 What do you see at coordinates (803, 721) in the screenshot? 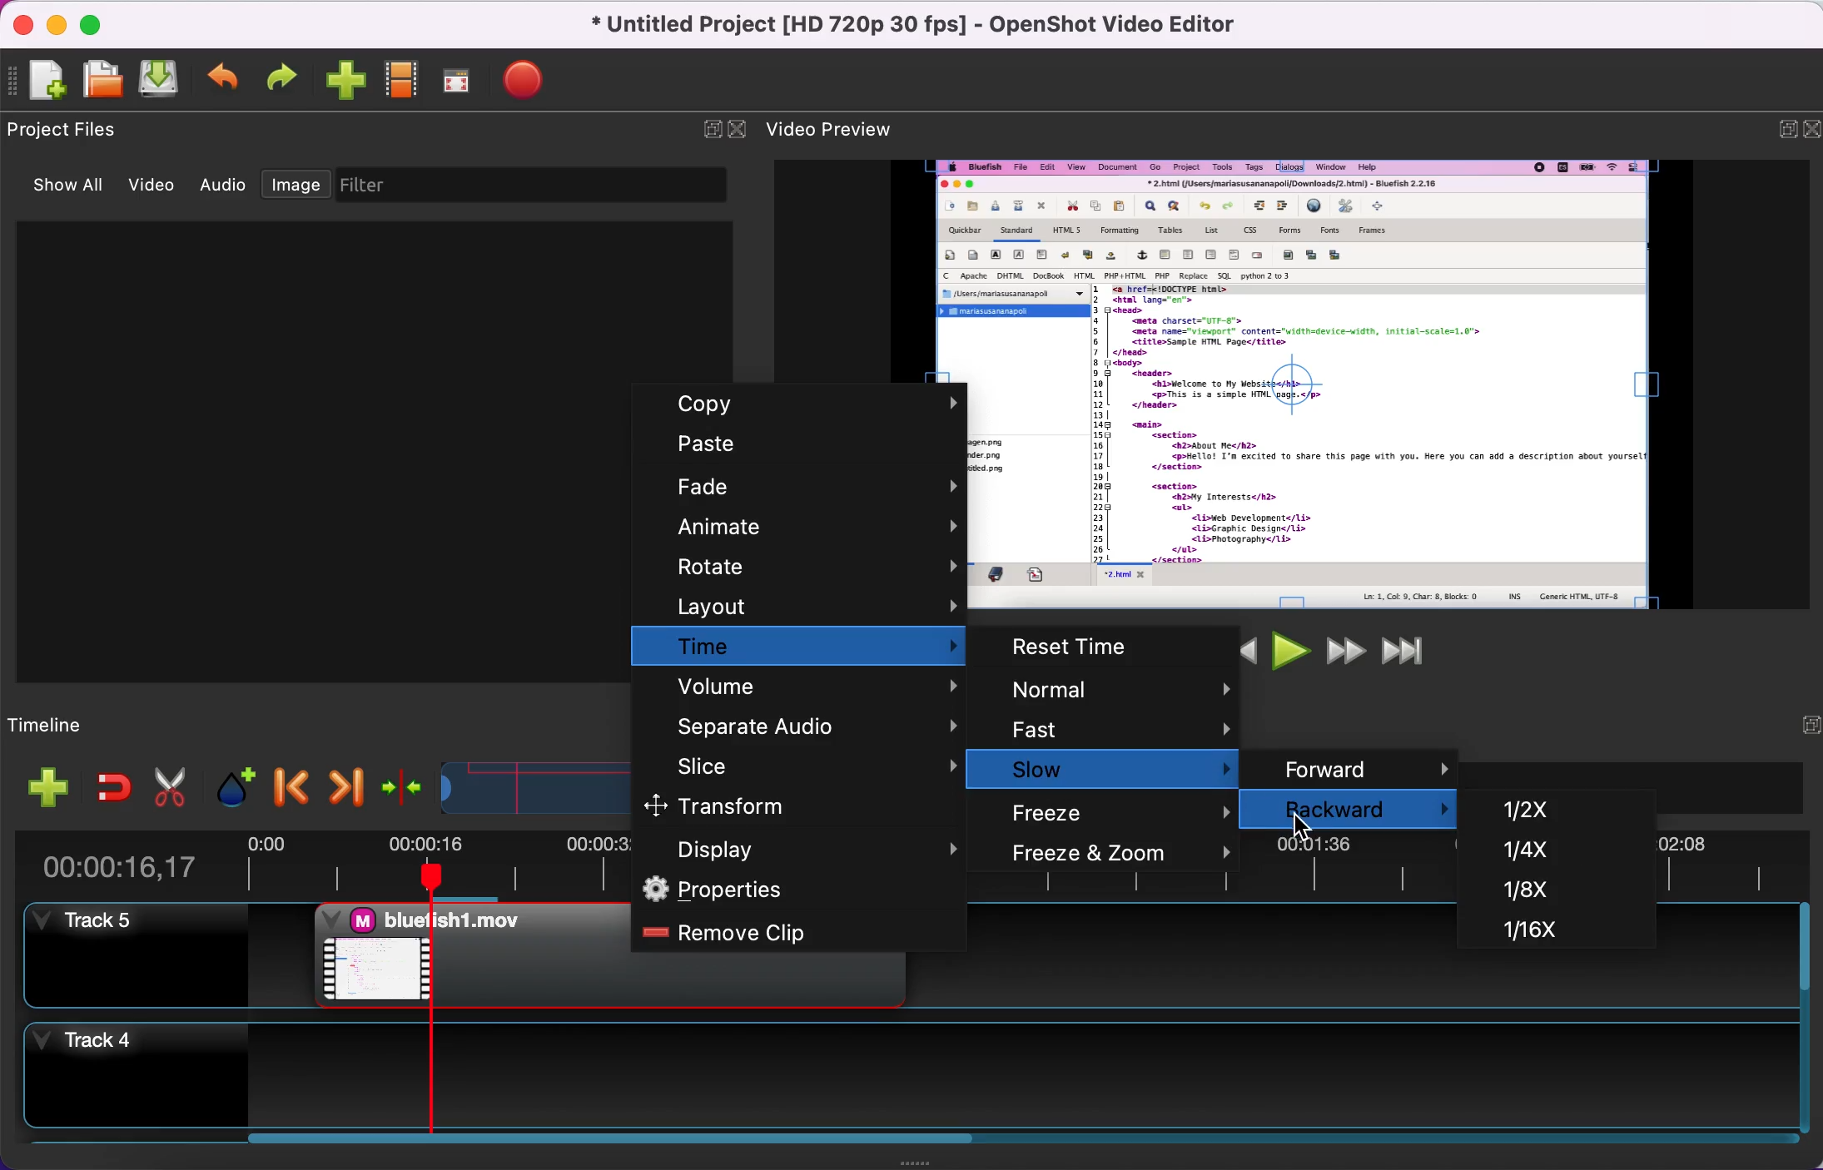
I see `separate audio` at bounding box center [803, 721].